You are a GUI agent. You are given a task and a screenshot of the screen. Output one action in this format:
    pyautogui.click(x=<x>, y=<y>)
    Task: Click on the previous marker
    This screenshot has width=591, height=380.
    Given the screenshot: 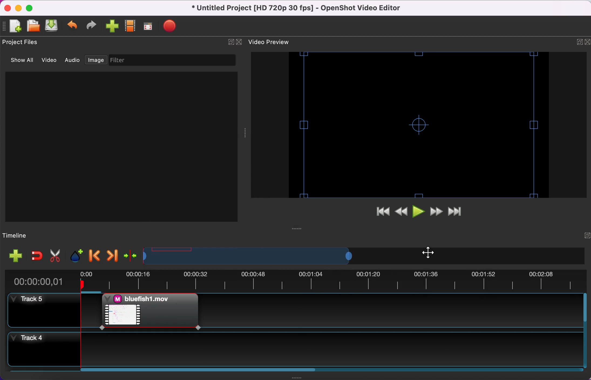 What is the action you would take?
    pyautogui.click(x=93, y=256)
    